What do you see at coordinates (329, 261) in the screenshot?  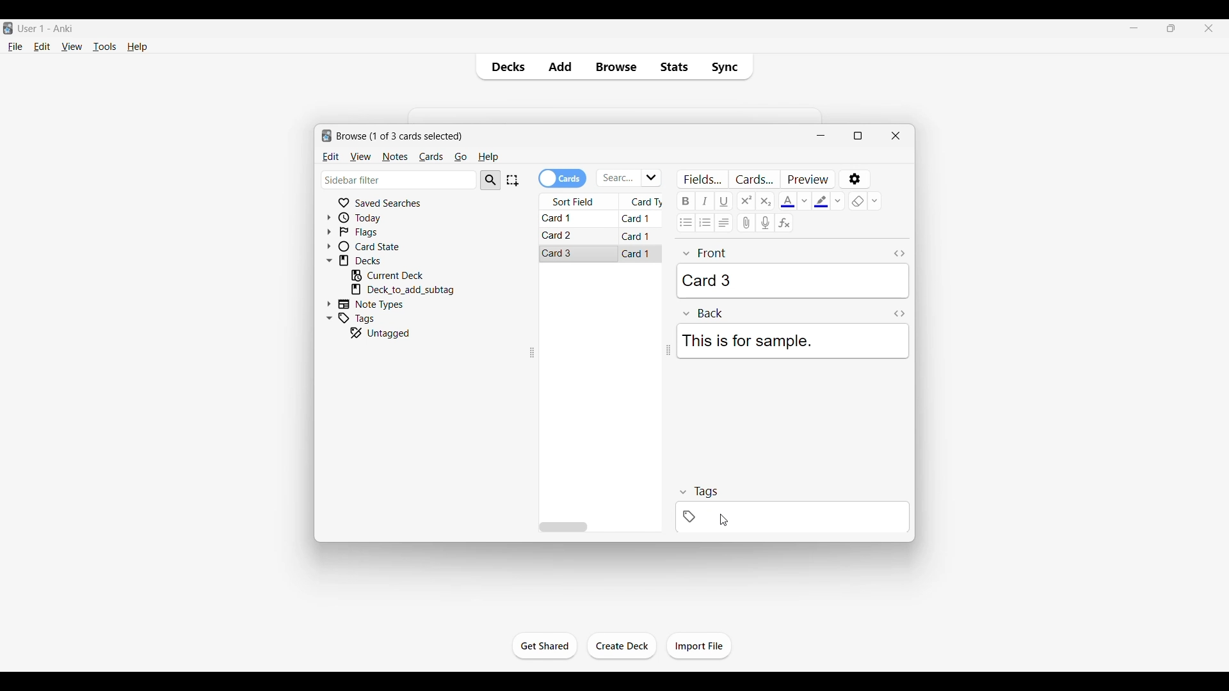 I see `Click to collapse Decks` at bounding box center [329, 261].